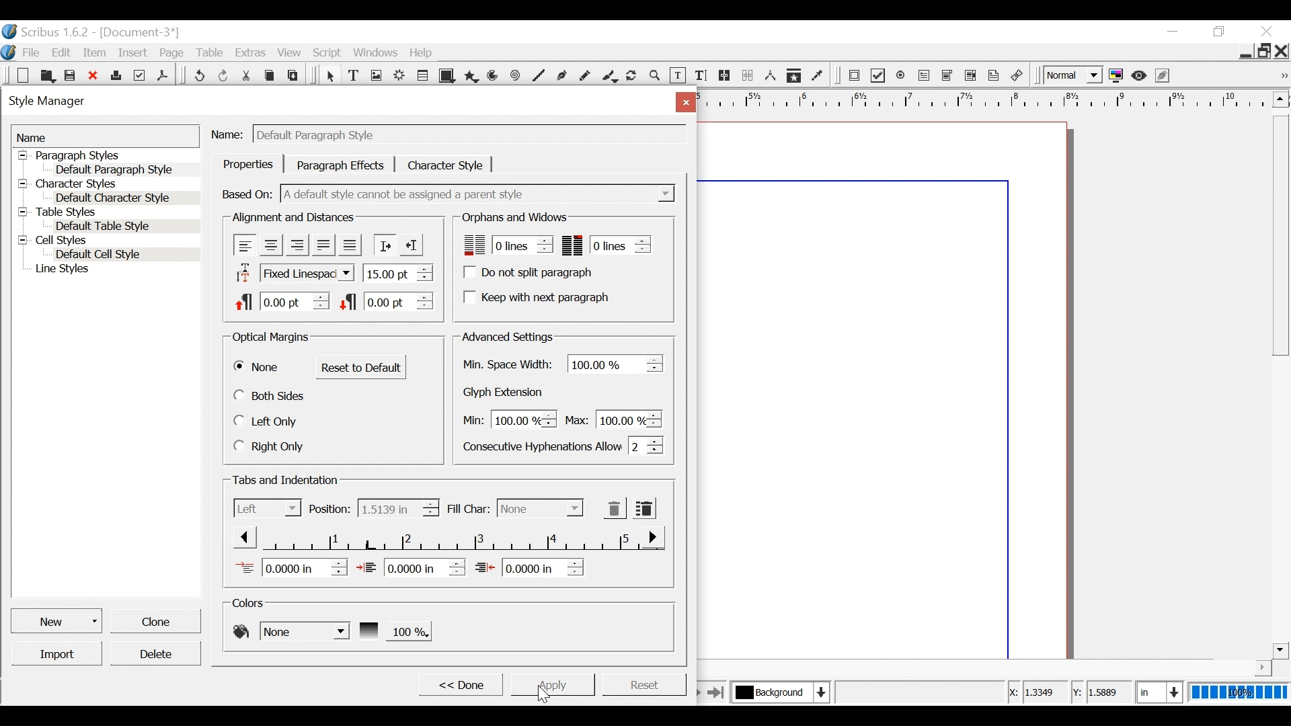 This screenshot has height=726, width=1291. What do you see at coordinates (247, 74) in the screenshot?
I see `Cut` at bounding box center [247, 74].